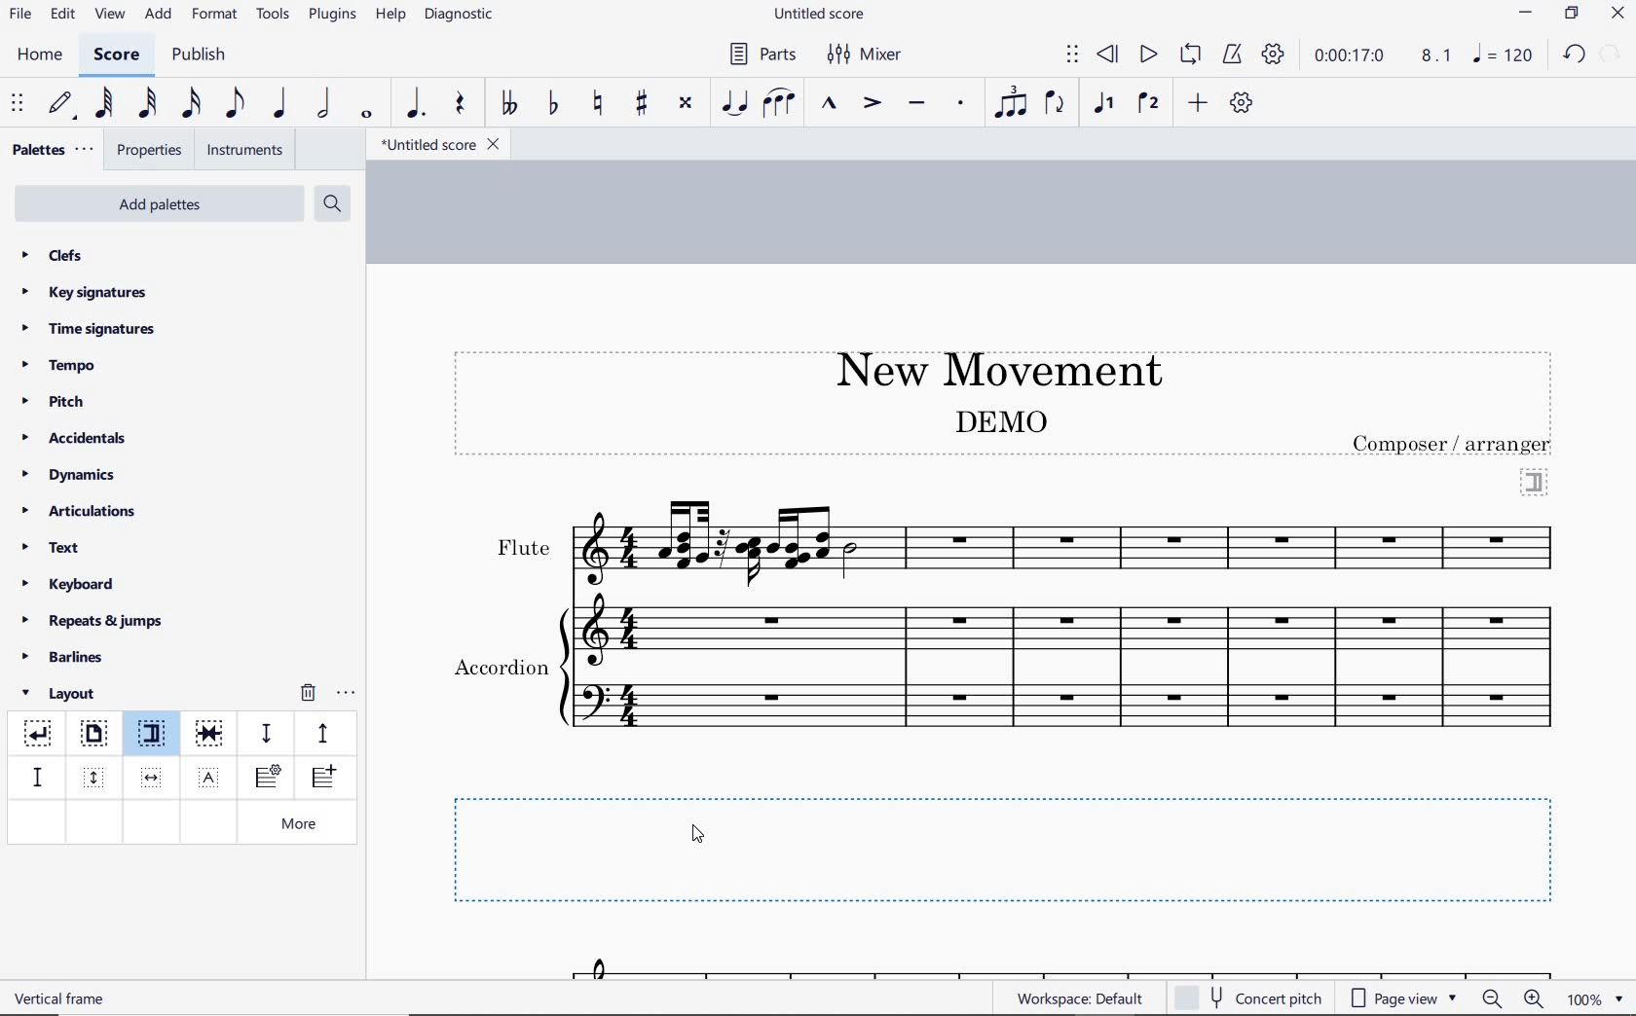 The image size is (1636, 1016). What do you see at coordinates (687, 103) in the screenshot?
I see `toggle double-sharp` at bounding box center [687, 103].